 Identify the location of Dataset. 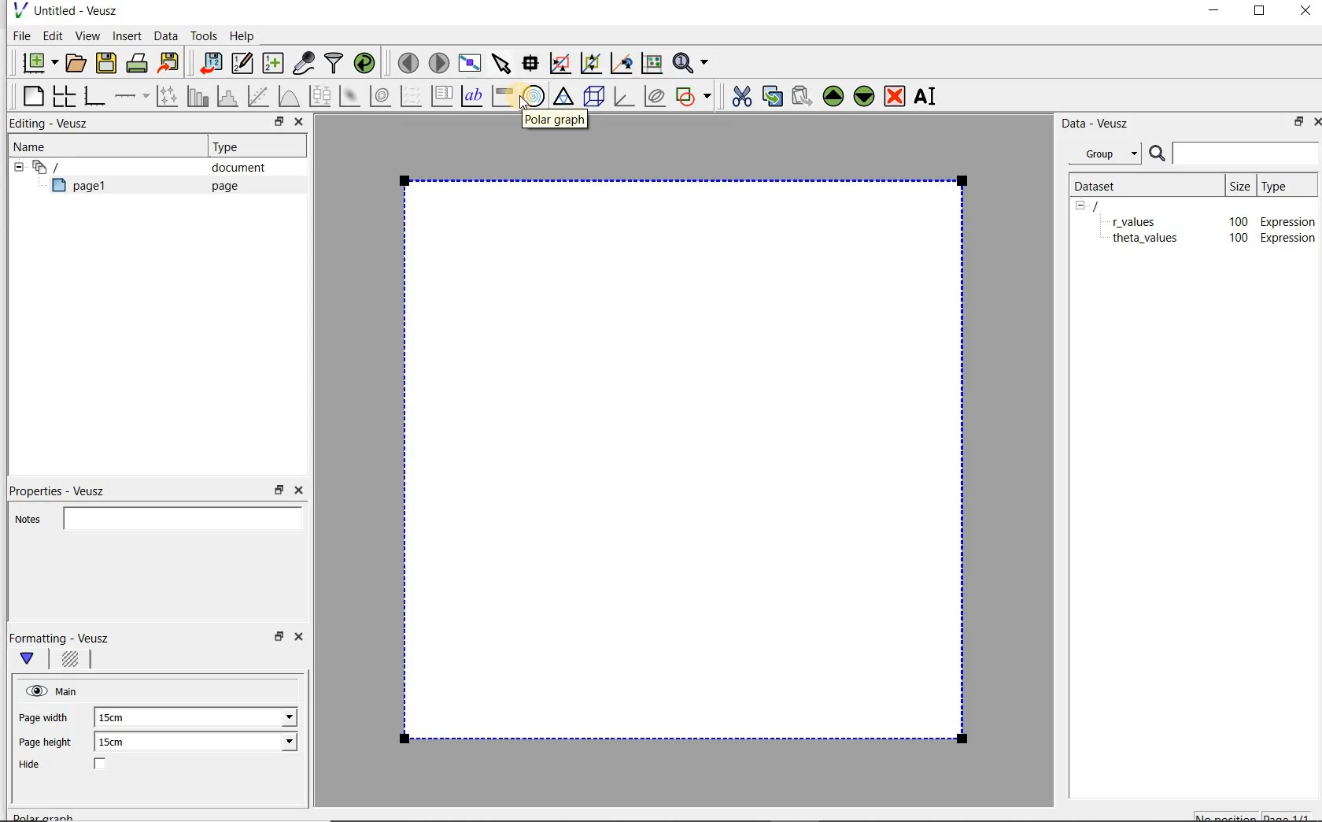
(1103, 184).